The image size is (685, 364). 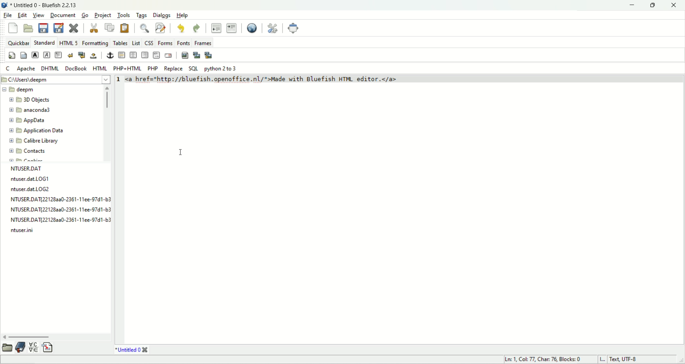 What do you see at coordinates (72, 28) in the screenshot?
I see `close current file` at bounding box center [72, 28].